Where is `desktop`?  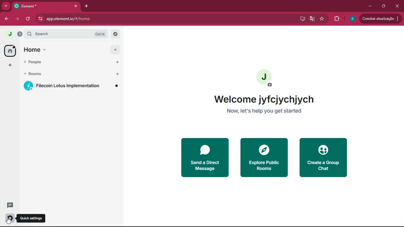 desktop is located at coordinates (301, 19).